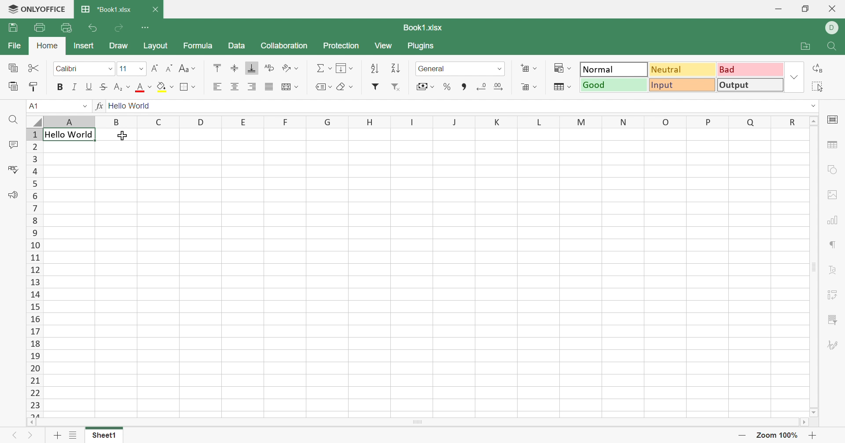 Image resolution: width=845 pixels, height=443 pixels. Describe the element at coordinates (834, 296) in the screenshot. I see `Pivot table settings` at that location.